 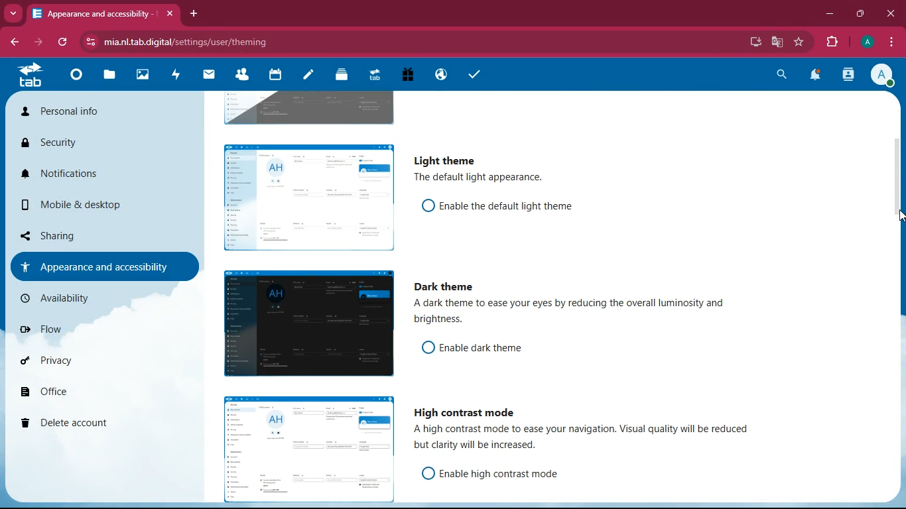 I want to click on favourite, so click(x=800, y=43).